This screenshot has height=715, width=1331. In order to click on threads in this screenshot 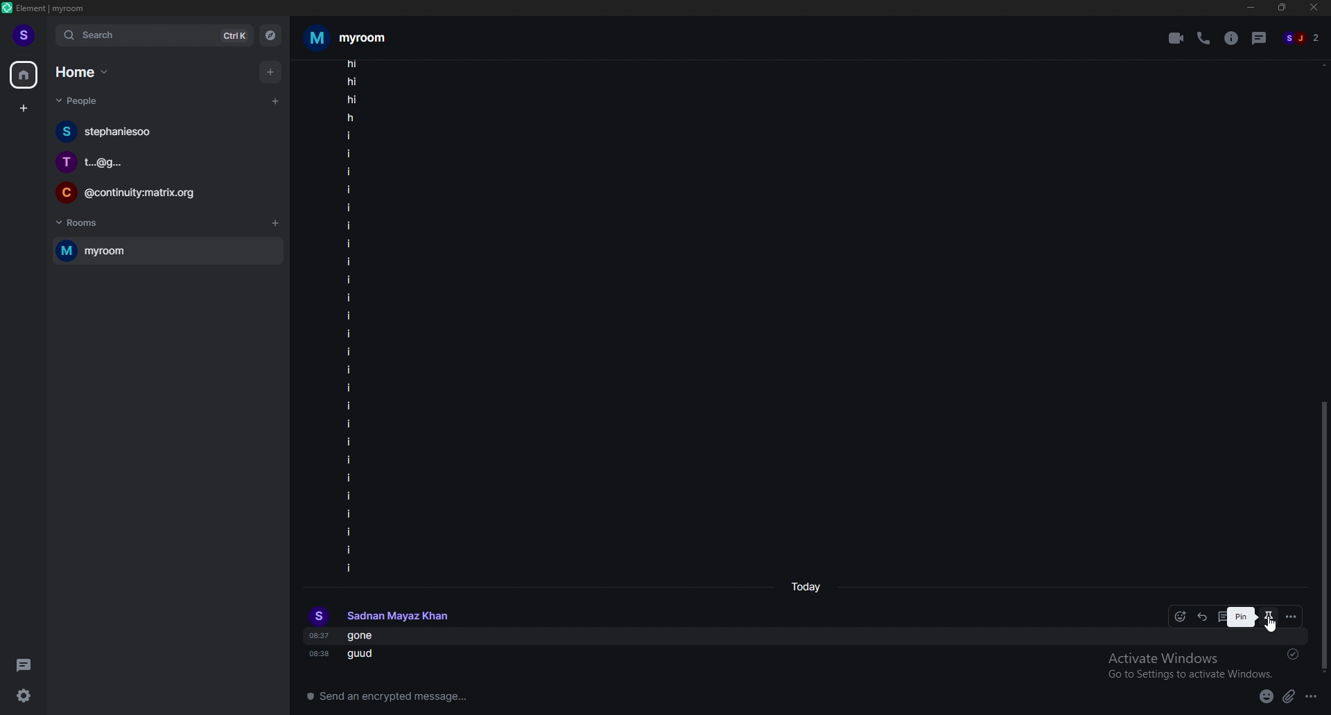, I will do `click(1260, 38)`.